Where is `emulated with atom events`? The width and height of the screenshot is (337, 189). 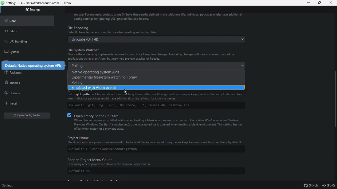 emulated with atom events is located at coordinates (154, 88).